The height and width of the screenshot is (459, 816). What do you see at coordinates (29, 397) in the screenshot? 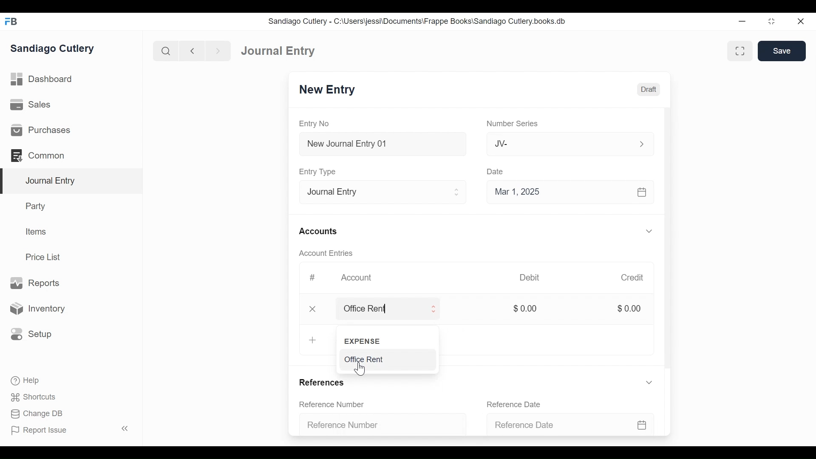
I see `Shortcuts` at bounding box center [29, 397].